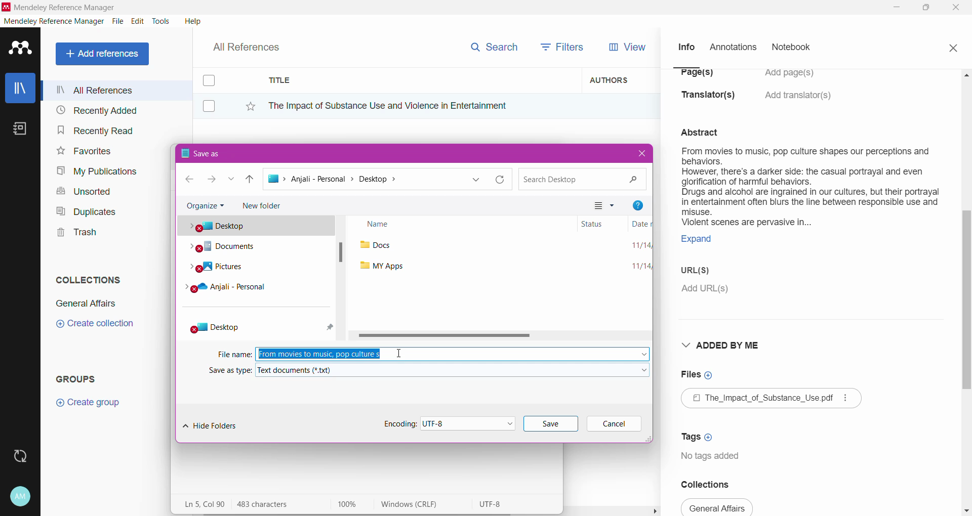  Describe the element at coordinates (953, 47) in the screenshot. I see `Close` at that location.